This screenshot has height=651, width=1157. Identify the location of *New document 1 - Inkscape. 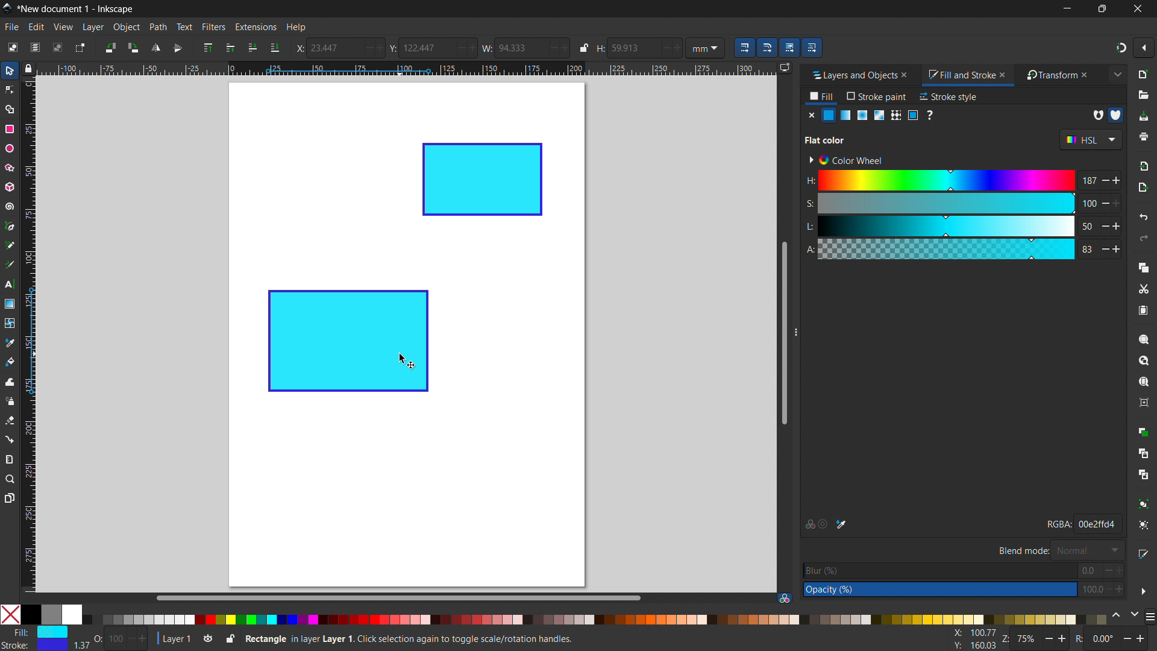
(77, 9).